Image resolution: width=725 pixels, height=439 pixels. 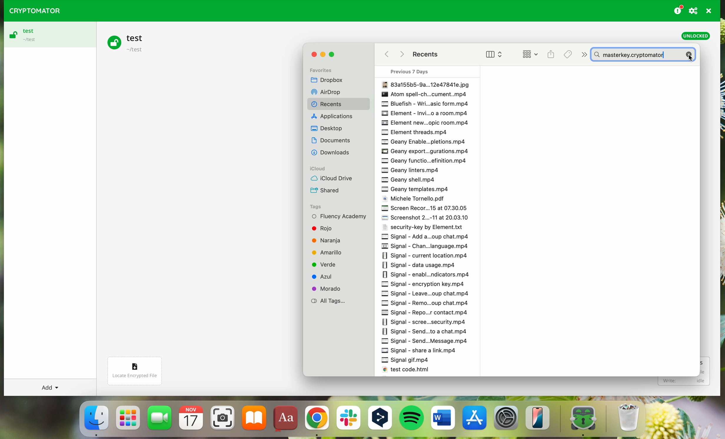 What do you see at coordinates (326, 264) in the screenshot?
I see `Verde` at bounding box center [326, 264].